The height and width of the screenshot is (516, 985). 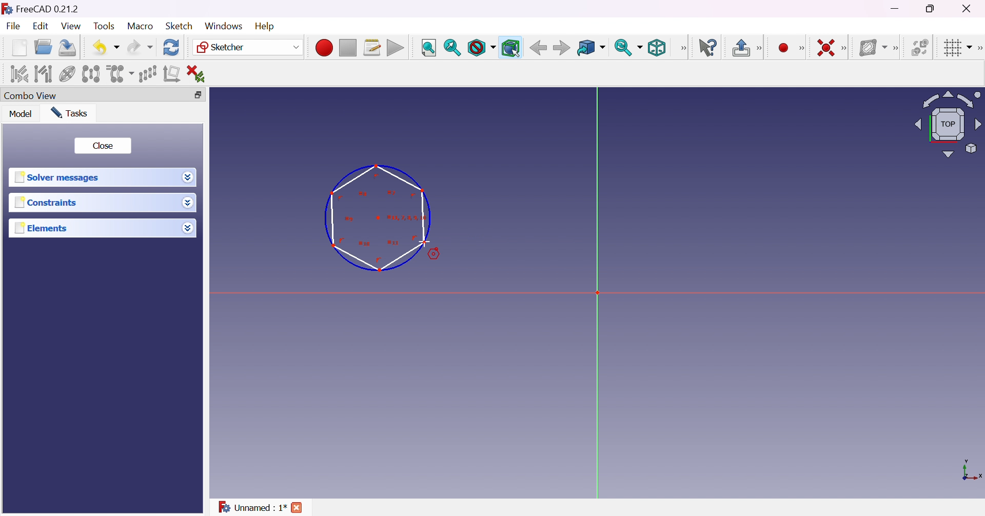 I want to click on Macro, so click(x=141, y=26).